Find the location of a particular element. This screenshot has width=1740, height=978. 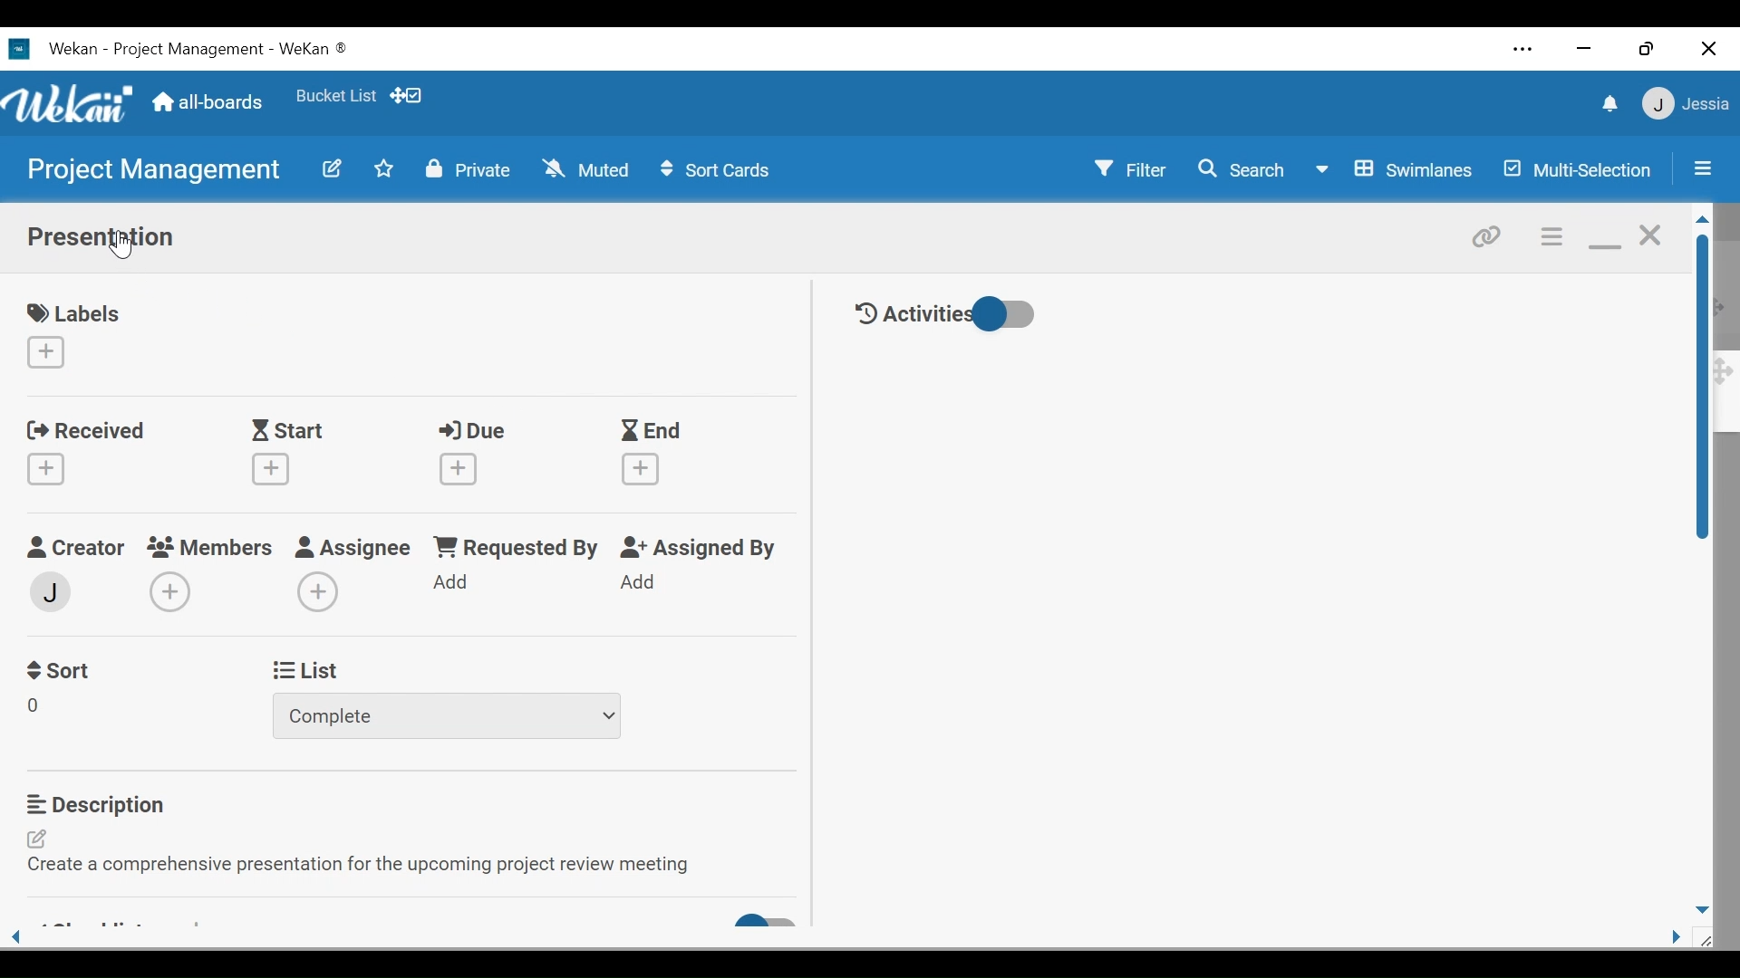

Private is located at coordinates (469, 169).